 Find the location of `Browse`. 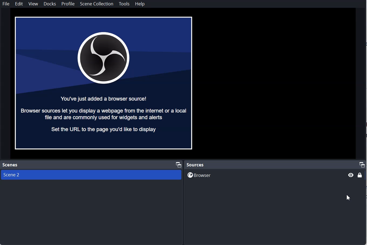

Browse is located at coordinates (264, 175).